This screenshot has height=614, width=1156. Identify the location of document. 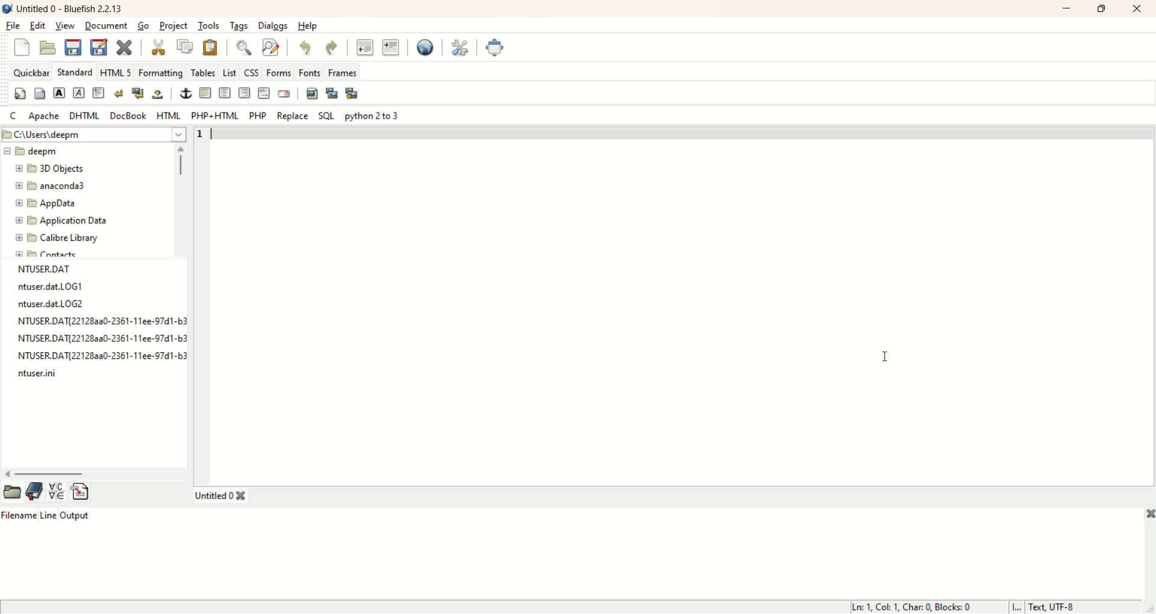
(107, 26).